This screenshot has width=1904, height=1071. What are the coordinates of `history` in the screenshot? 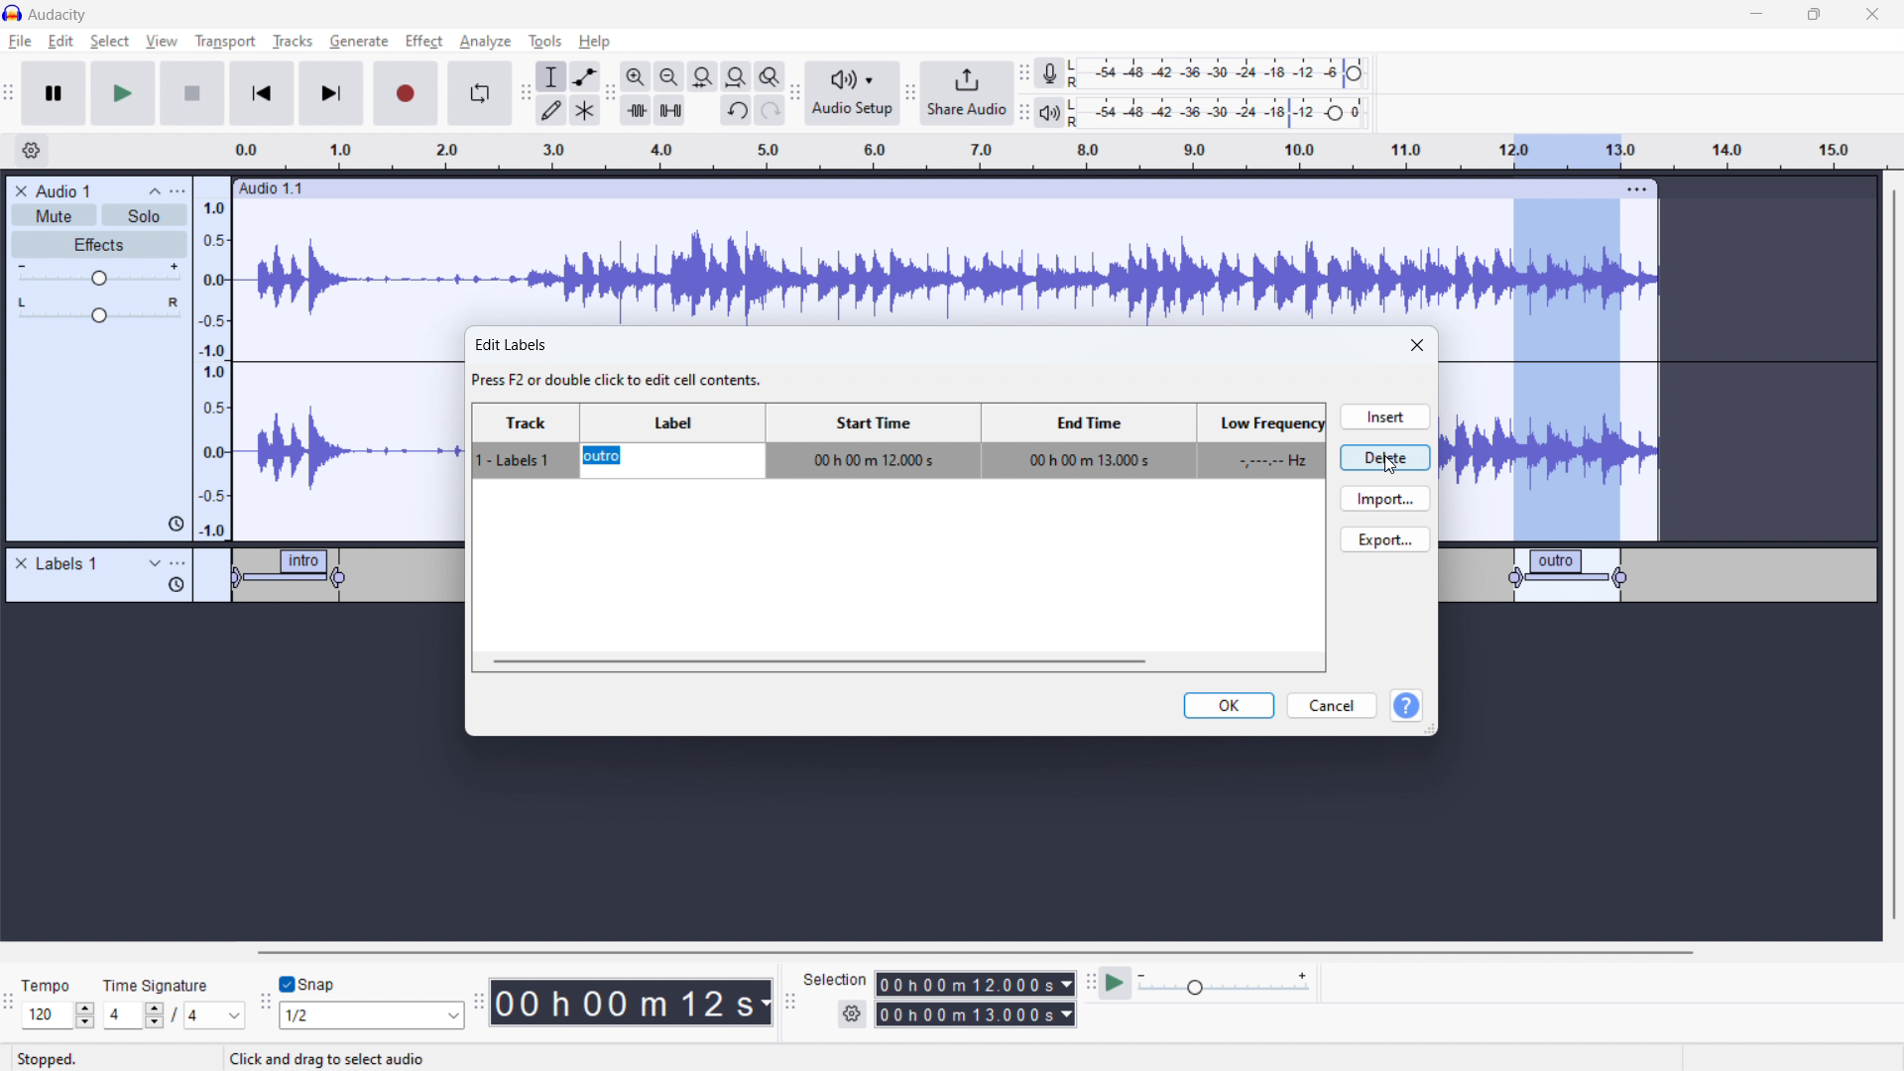 It's located at (176, 525).